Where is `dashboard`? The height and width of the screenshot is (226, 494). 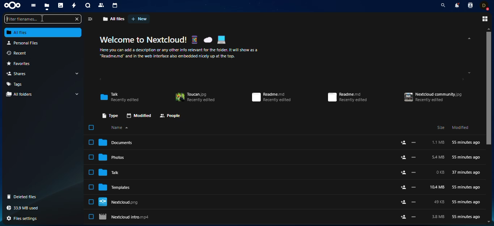
dashboard is located at coordinates (33, 6).